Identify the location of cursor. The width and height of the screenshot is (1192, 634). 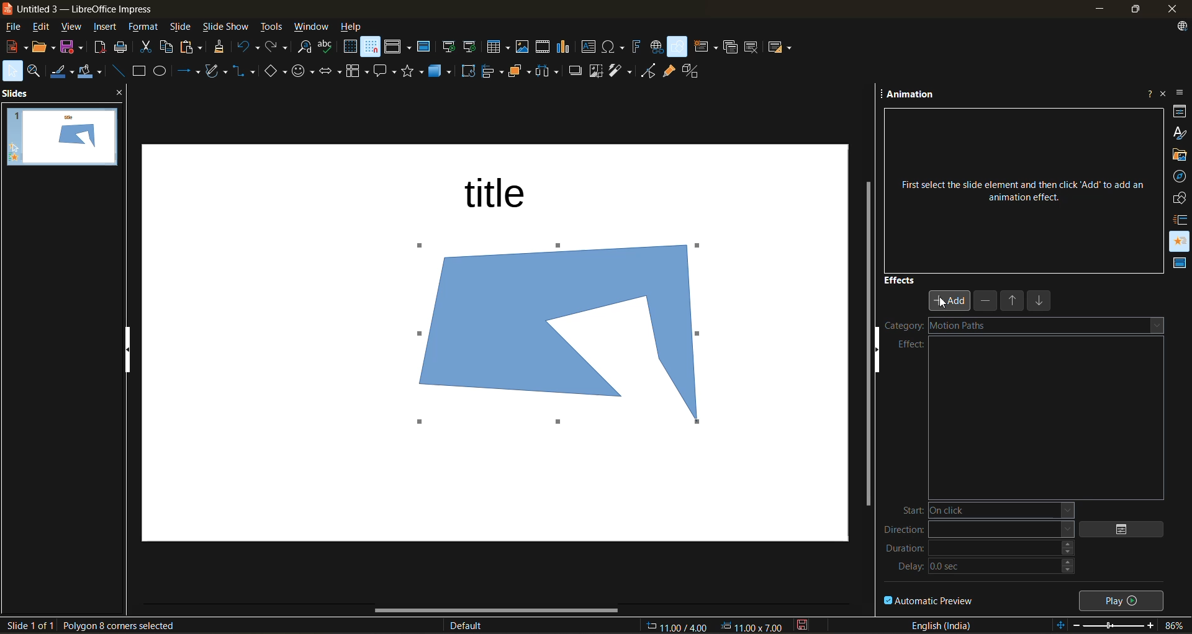
(939, 303).